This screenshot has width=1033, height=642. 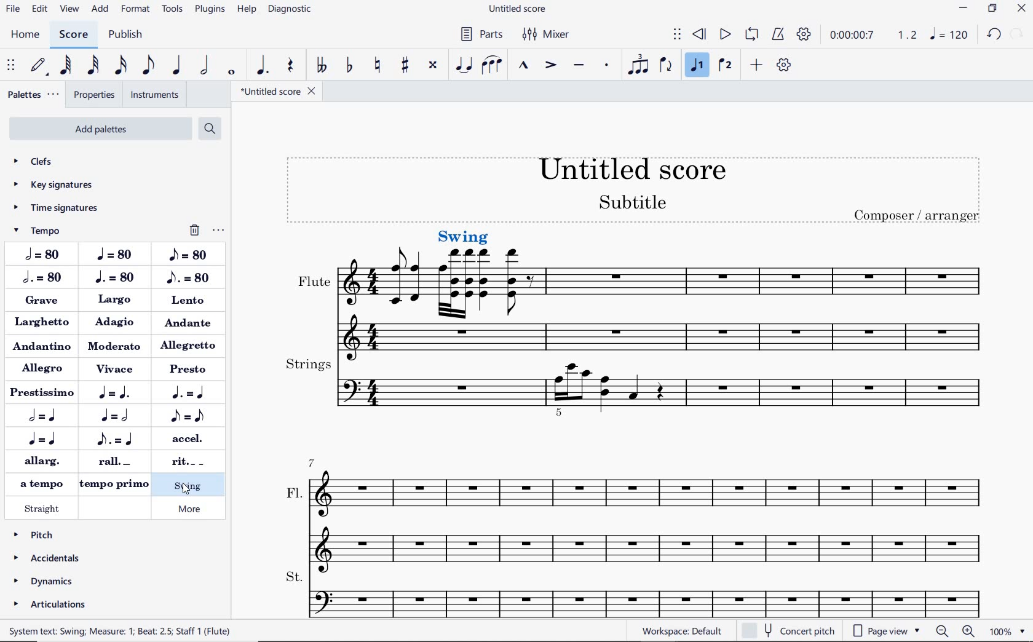 I want to click on STACCATO, so click(x=607, y=66).